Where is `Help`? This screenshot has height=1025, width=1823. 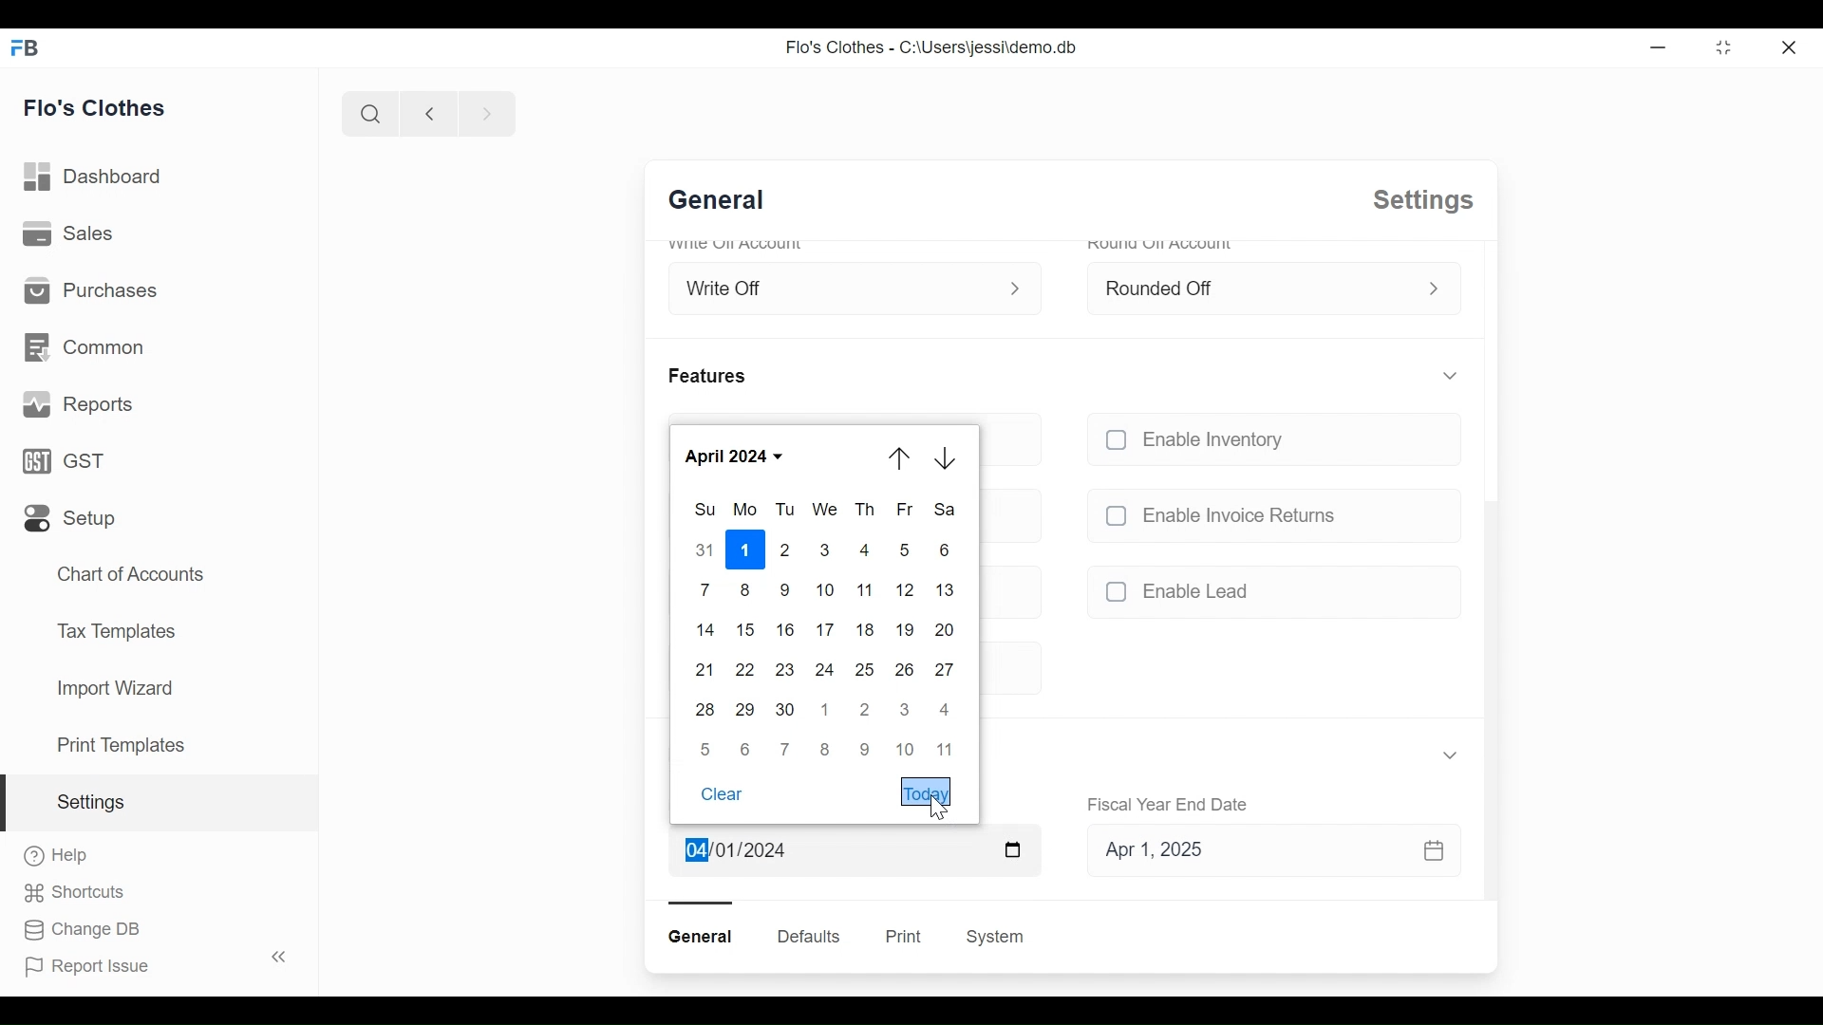
Help is located at coordinates (57, 857).